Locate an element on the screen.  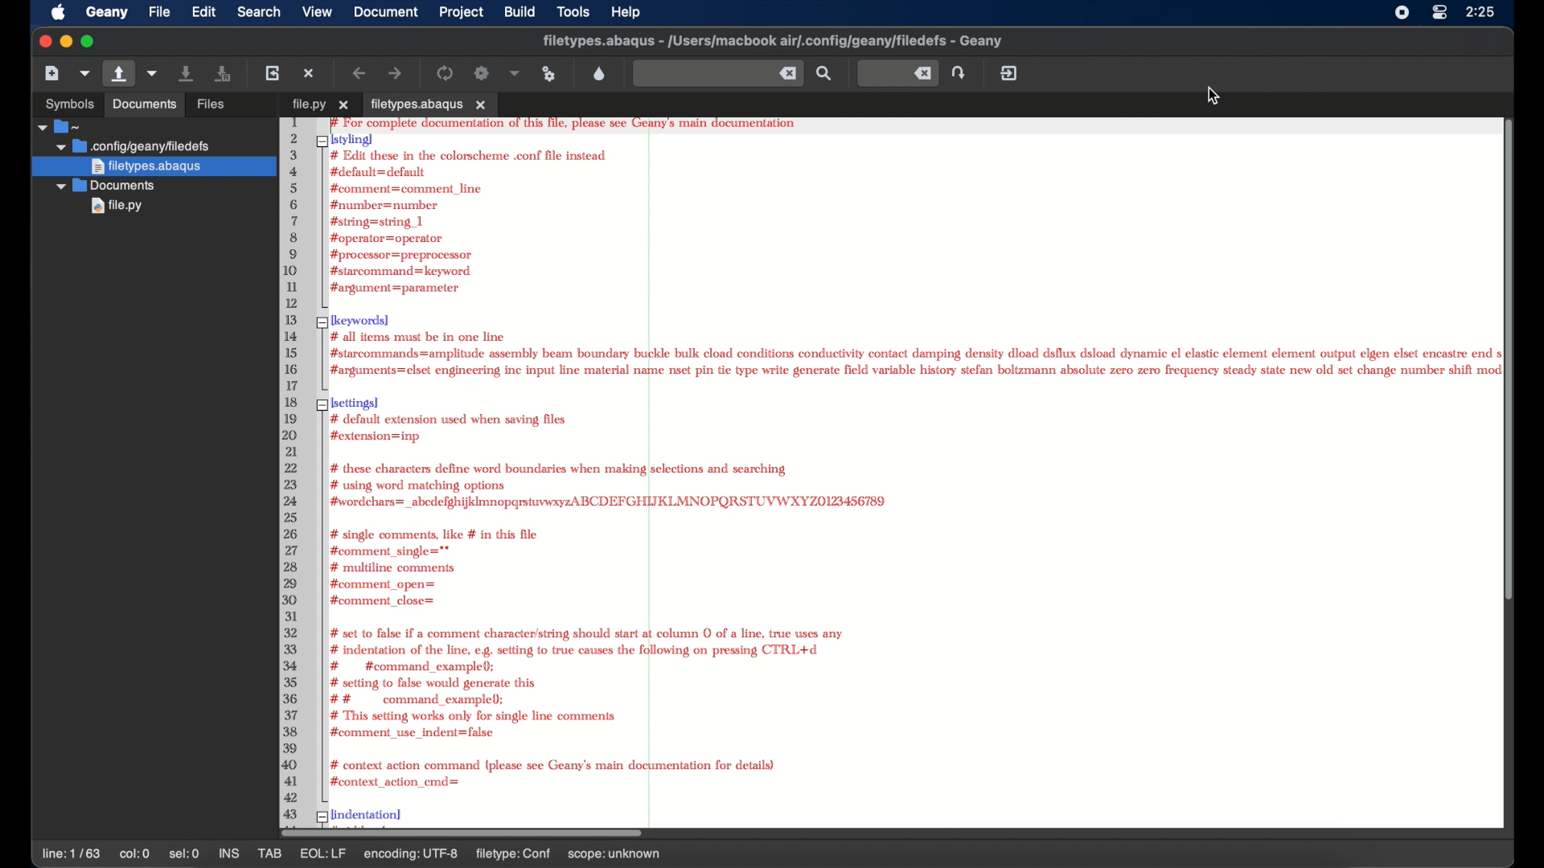
build is located at coordinates (519, 11).